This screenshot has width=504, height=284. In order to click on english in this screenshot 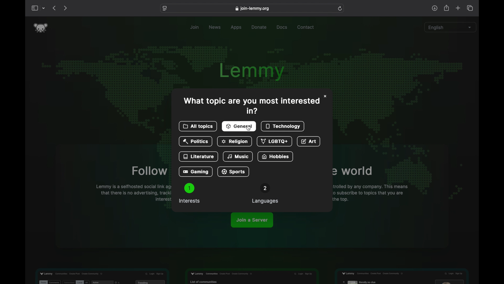, I will do `click(450, 27)`.